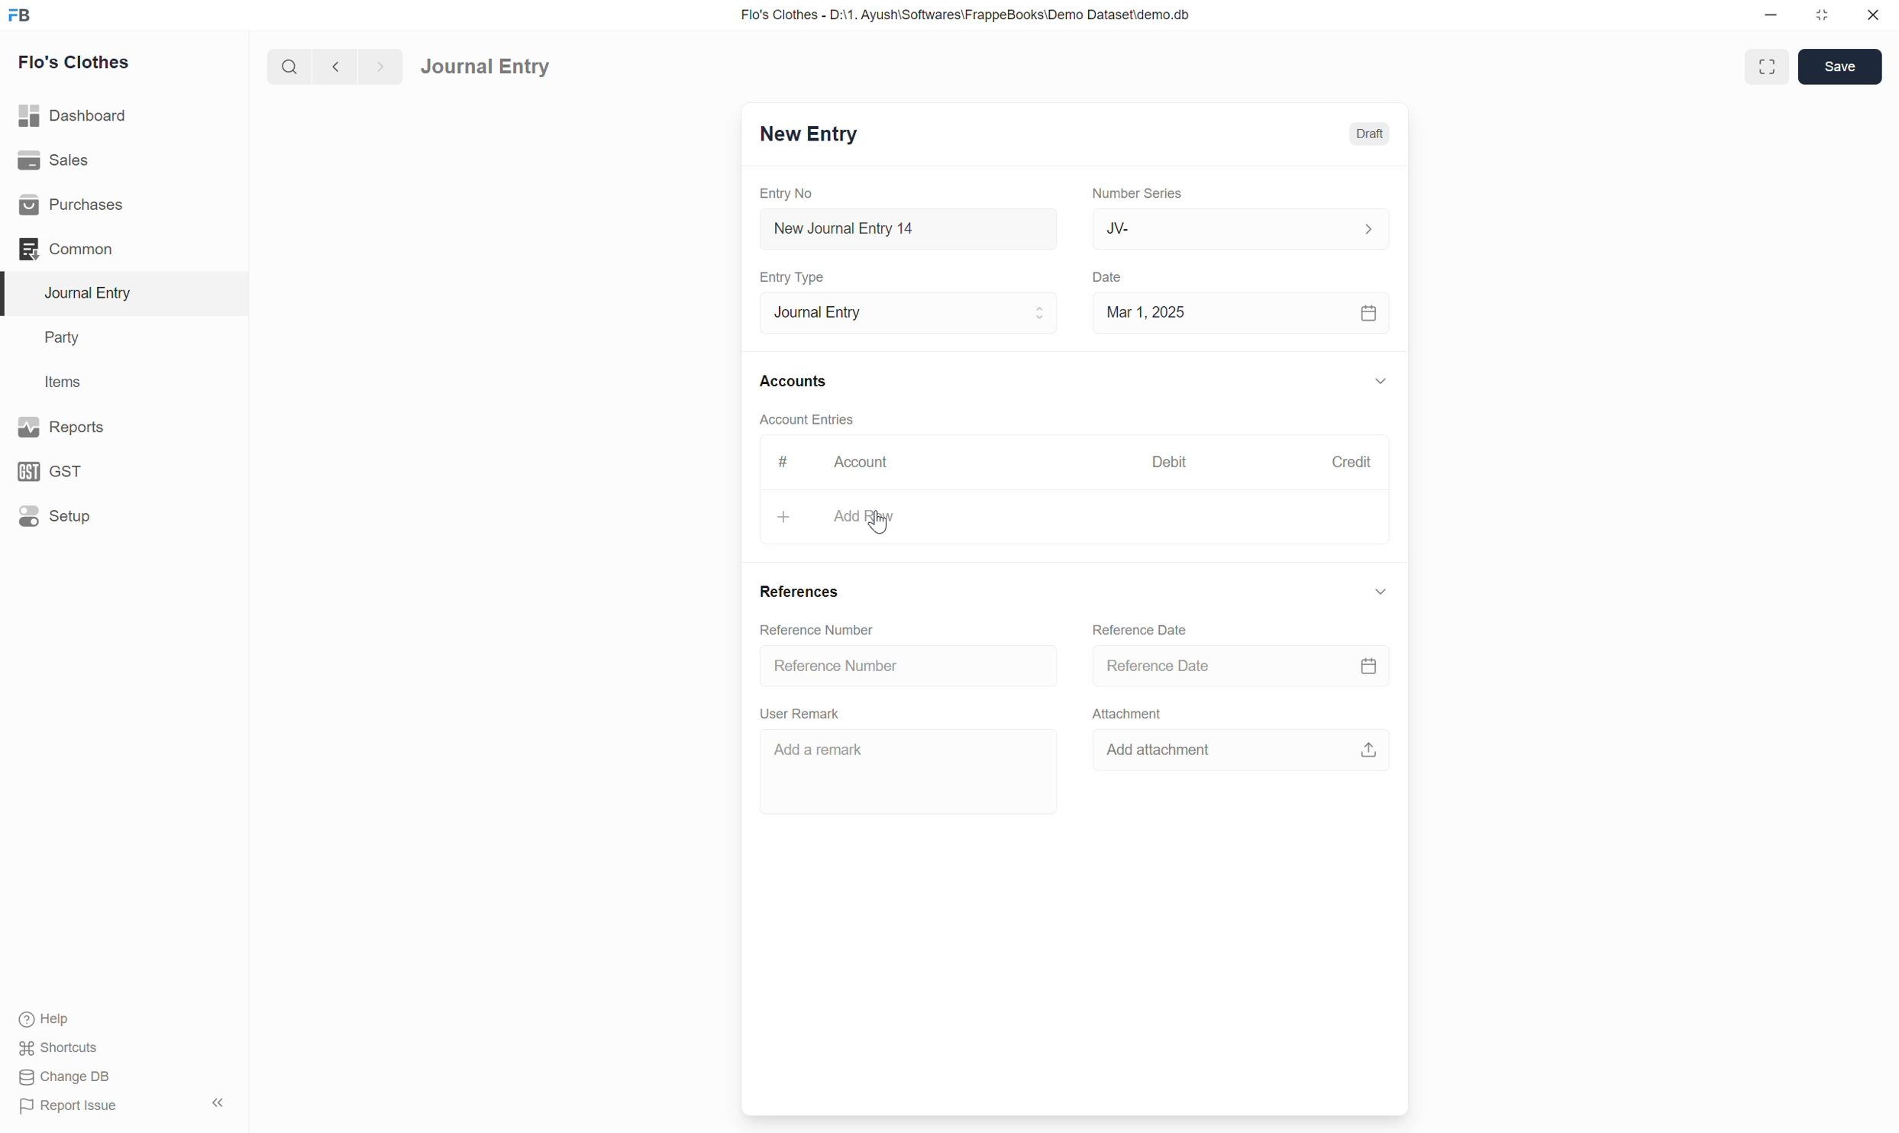 The height and width of the screenshot is (1133, 1899). I want to click on Save, so click(1841, 67).